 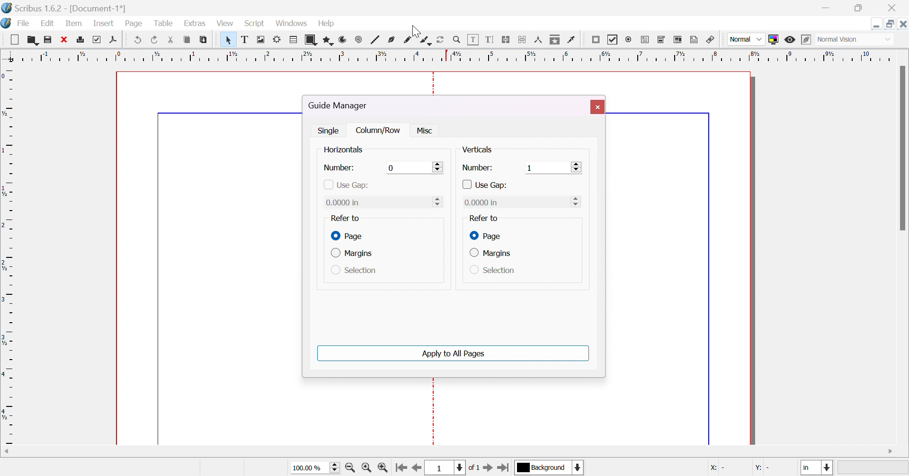 I want to click on shape, so click(x=312, y=40).